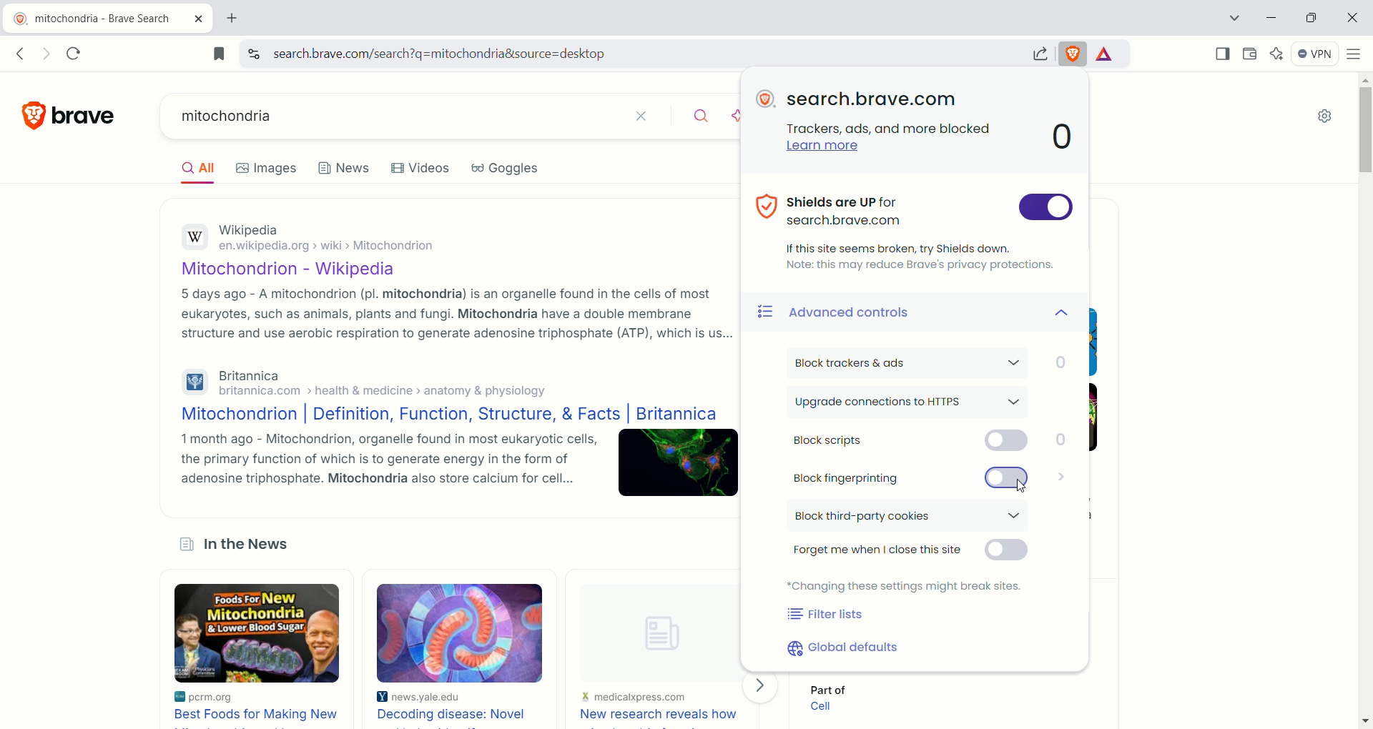  I want to click on VPN, so click(1316, 56).